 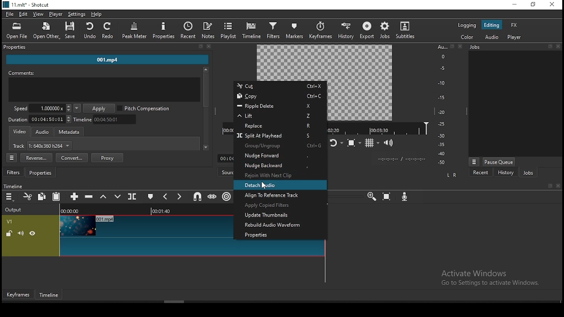 I want to click on notes, so click(x=209, y=31).